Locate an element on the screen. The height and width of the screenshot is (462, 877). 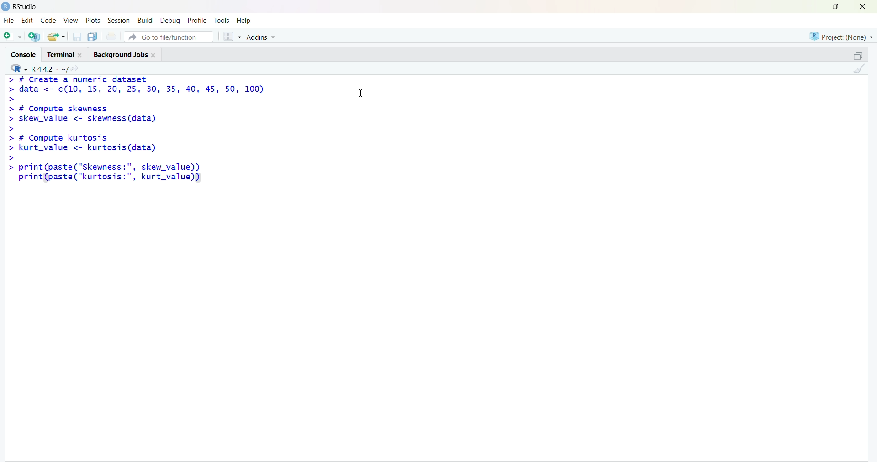
View the current working directory is located at coordinates (78, 68).